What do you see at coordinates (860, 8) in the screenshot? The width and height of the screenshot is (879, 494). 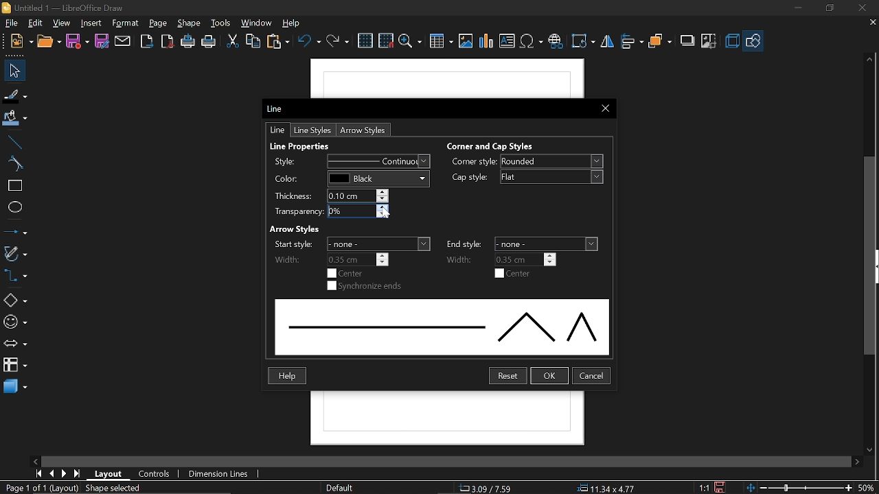 I see `close` at bounding box center [860, 8].